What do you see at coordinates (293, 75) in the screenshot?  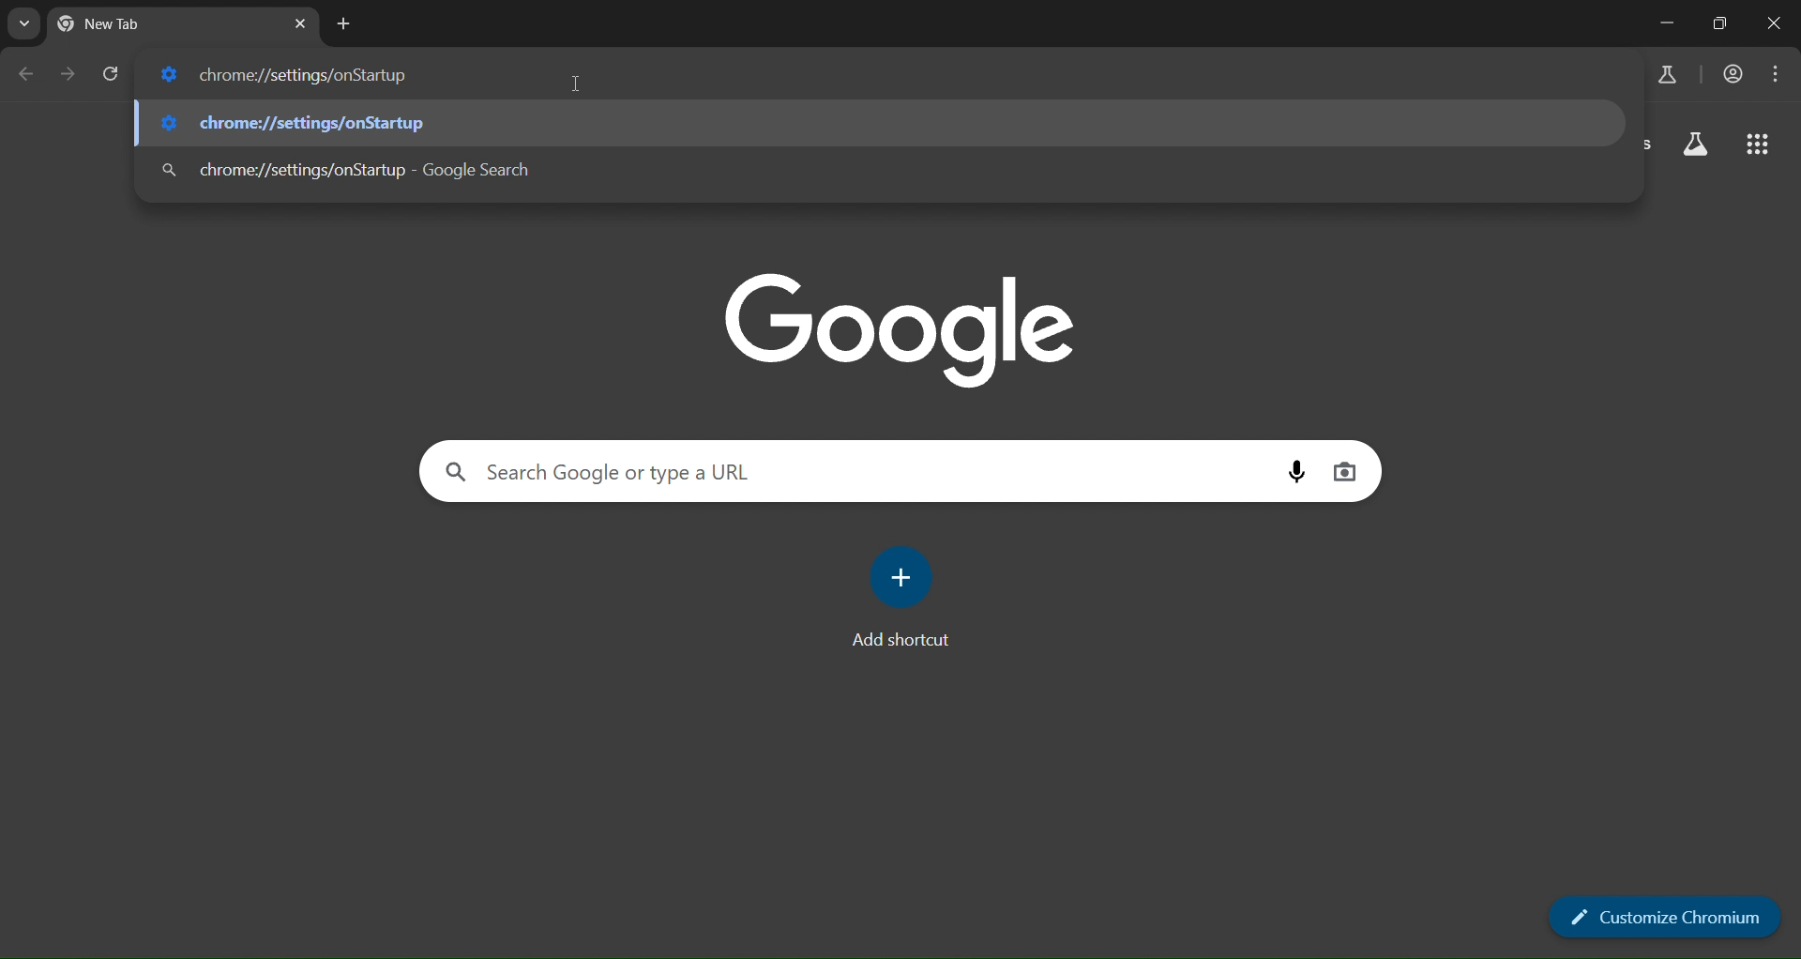 I see `chrome://settings/onStartup` at bounding box center [293, 75].